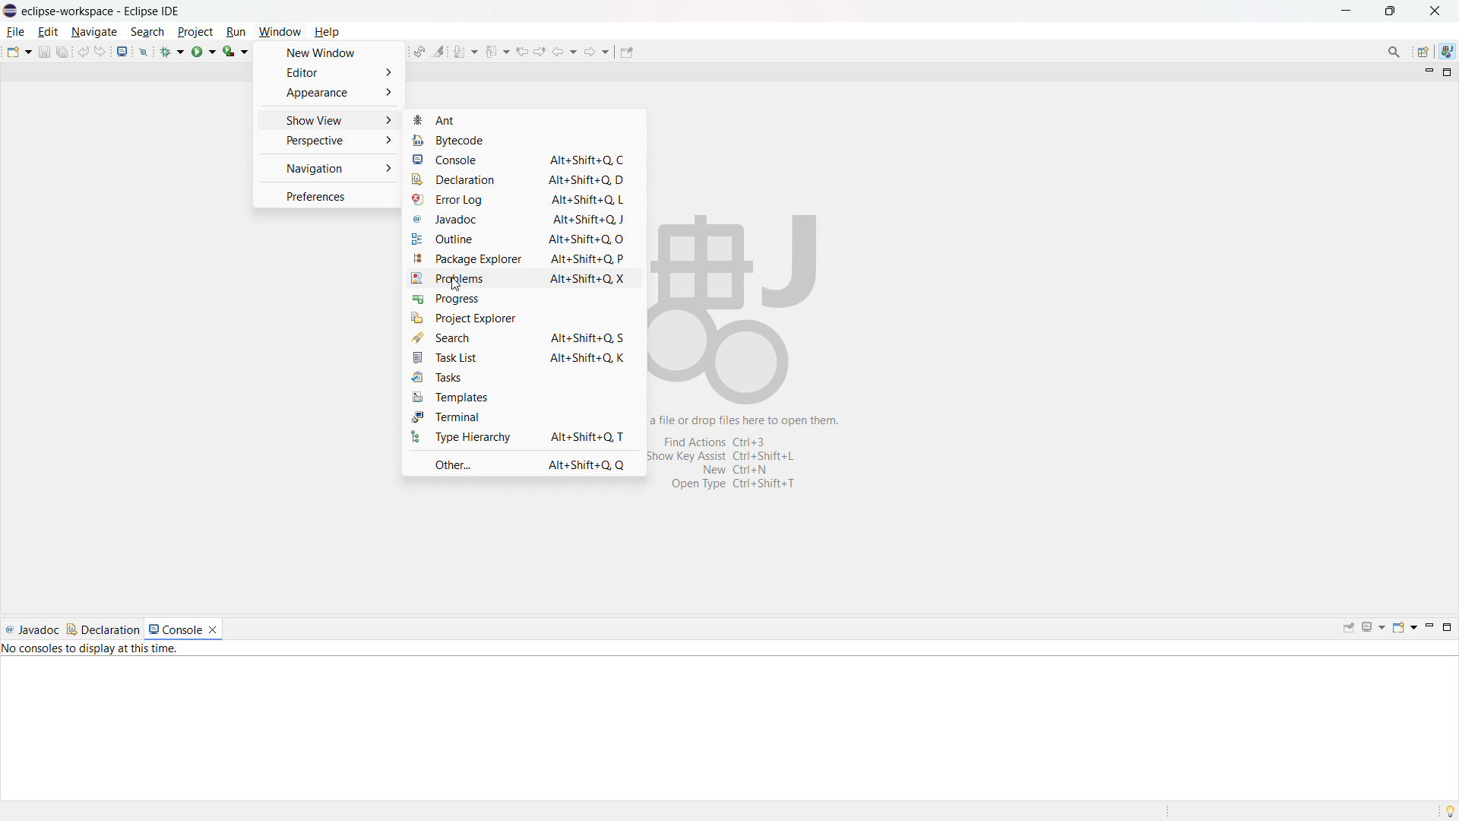 The image size is (1459, 821). I want to click on templates, so click(524, 396).